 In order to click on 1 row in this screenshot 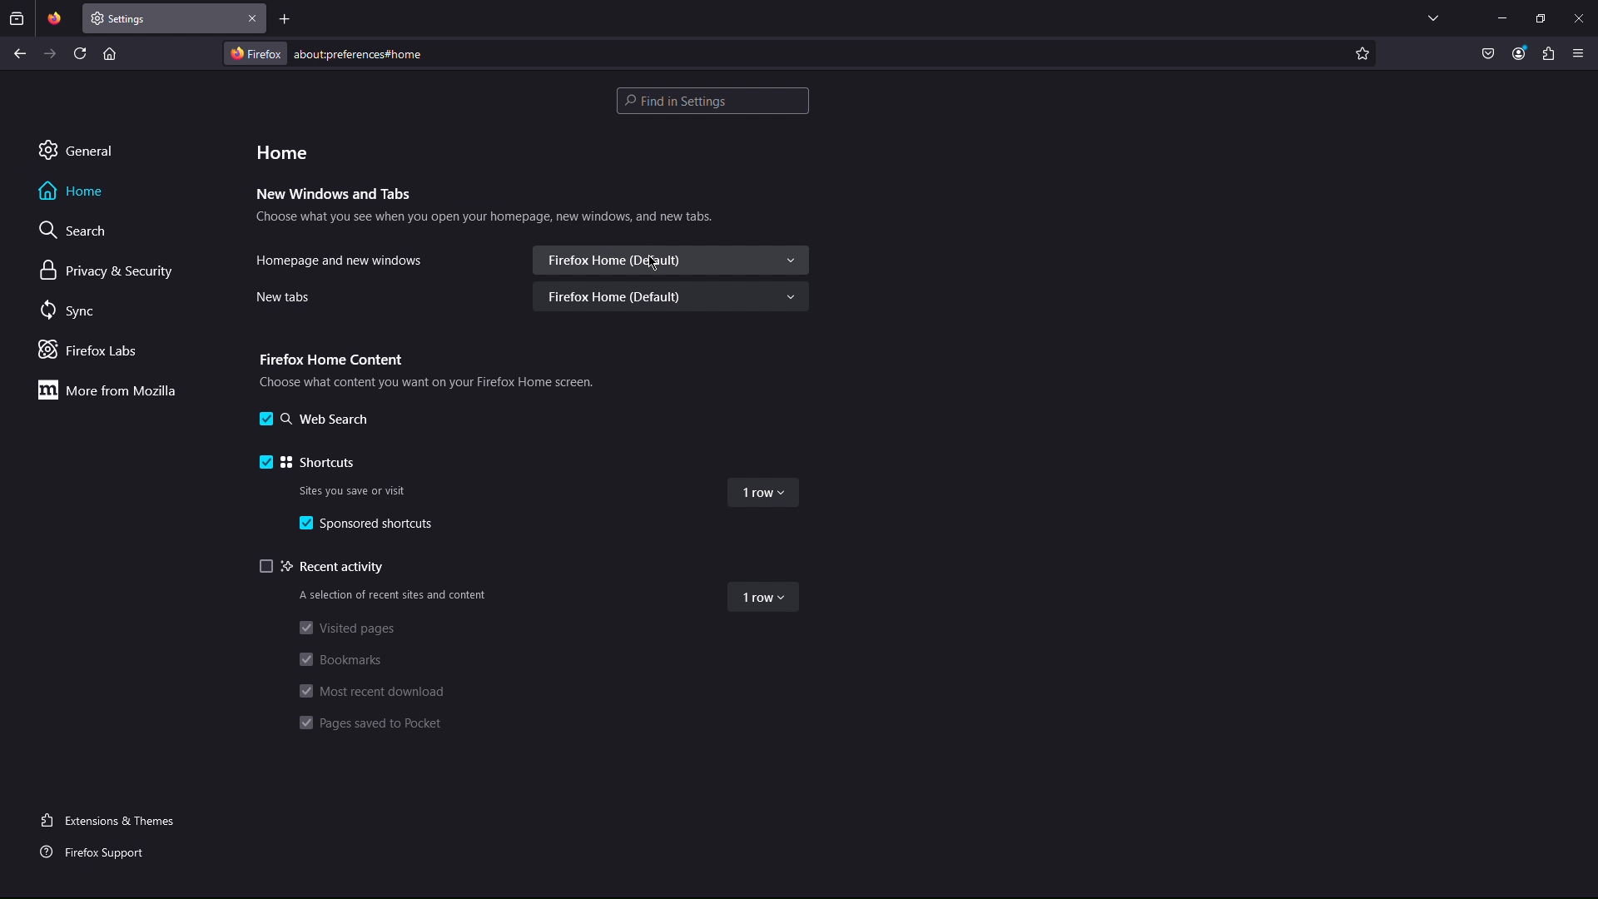, I will do `click(764, 599)`.